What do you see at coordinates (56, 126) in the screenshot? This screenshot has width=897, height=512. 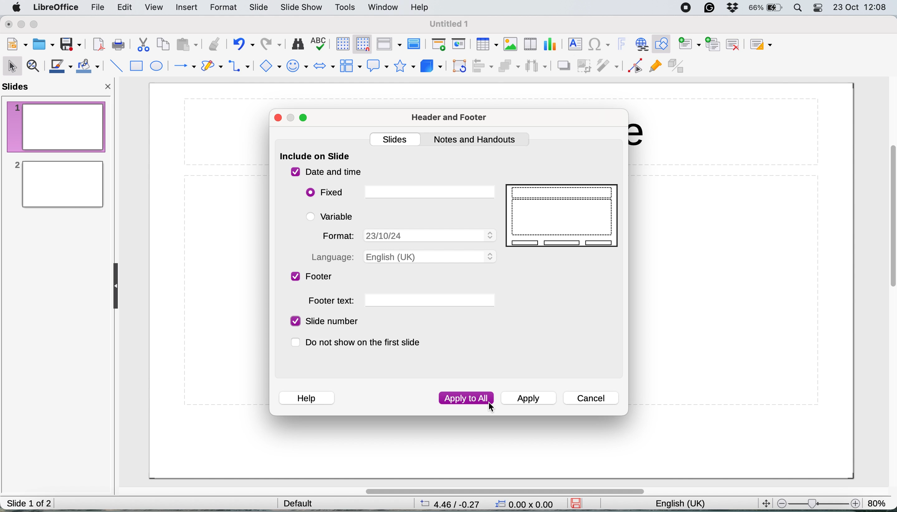 I see `slide 1` at bounding box center [56, 126].